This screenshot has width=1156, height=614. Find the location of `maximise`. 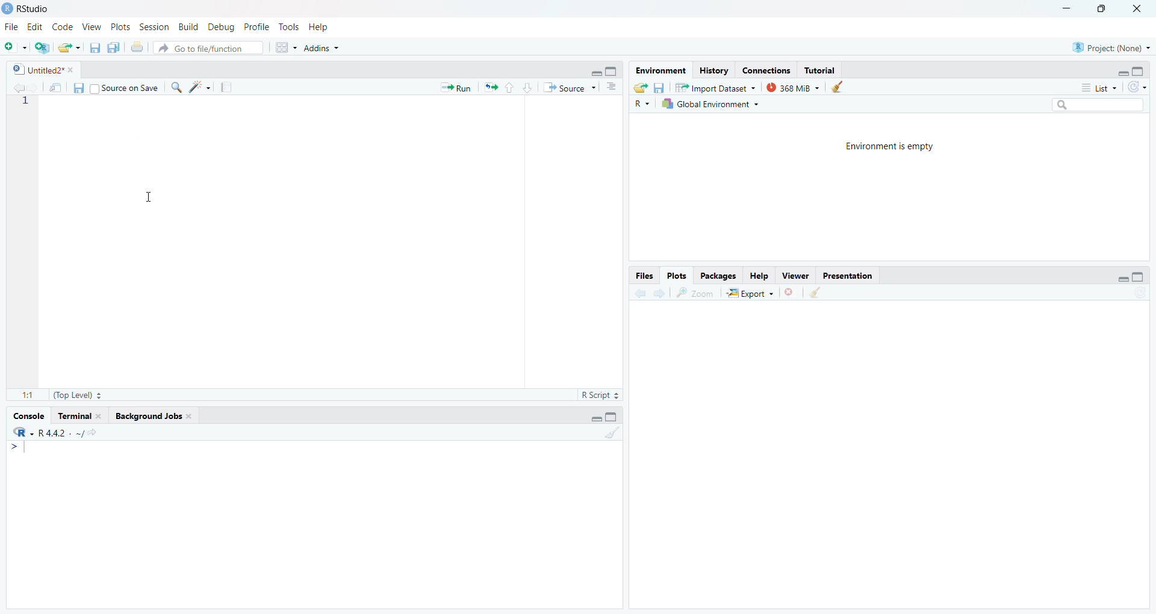

maximise is located at coordinates (616, 417).